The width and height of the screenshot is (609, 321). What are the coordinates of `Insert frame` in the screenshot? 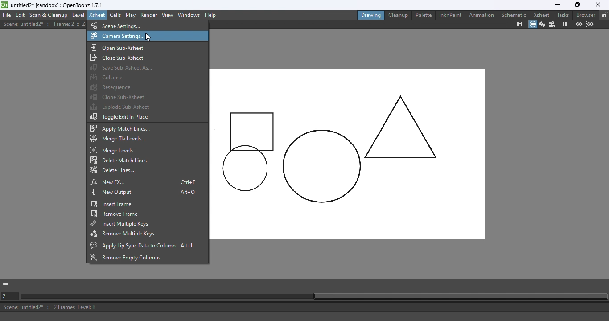 It's located at (127, 204).